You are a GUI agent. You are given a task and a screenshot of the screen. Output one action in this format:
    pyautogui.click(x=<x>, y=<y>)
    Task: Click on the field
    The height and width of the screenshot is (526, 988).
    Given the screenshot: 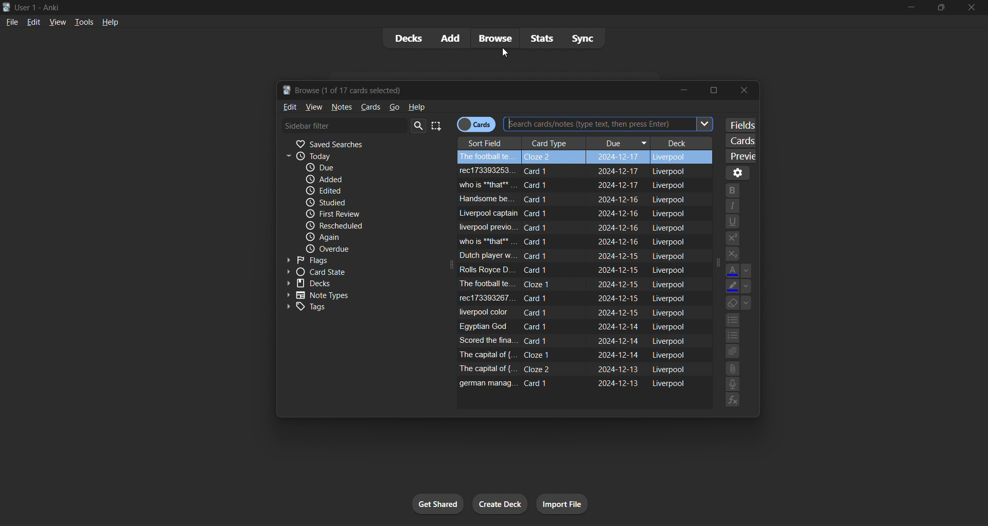 What is the action you would take?
    pyautogui.click(x=489, y=283)
    